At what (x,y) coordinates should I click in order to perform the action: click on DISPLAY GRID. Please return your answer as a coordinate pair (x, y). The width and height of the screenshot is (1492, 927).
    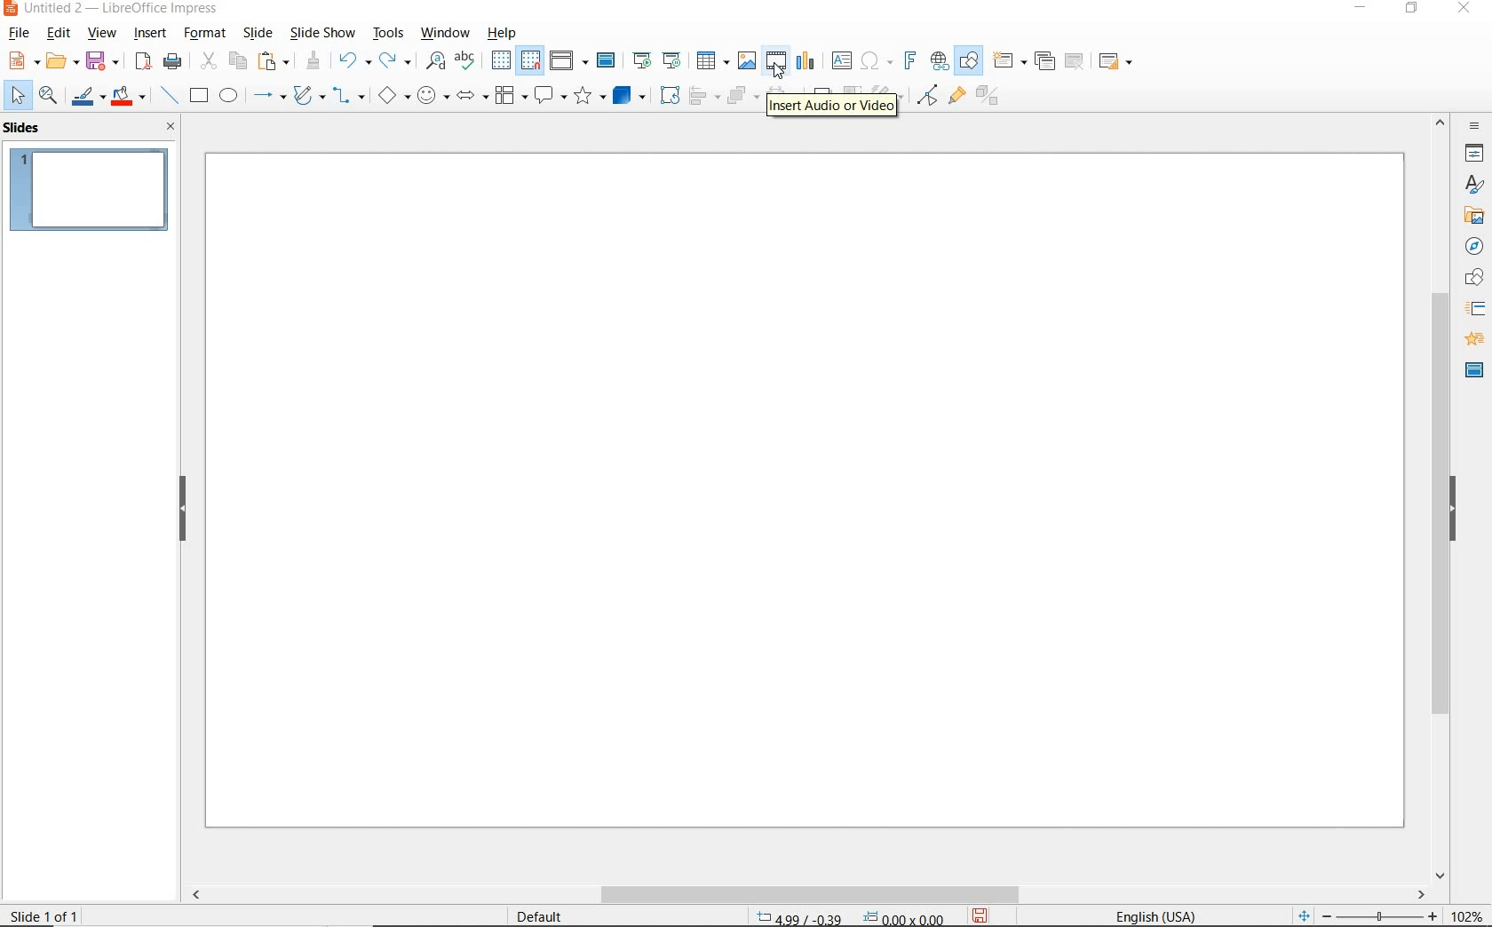
    Looking at the image, I should click on (501, 59).